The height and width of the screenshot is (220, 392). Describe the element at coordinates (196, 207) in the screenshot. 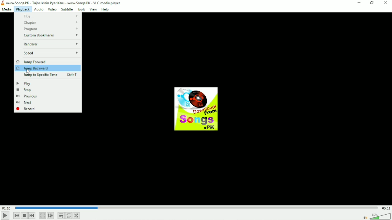

I see `Play duration` at that location.